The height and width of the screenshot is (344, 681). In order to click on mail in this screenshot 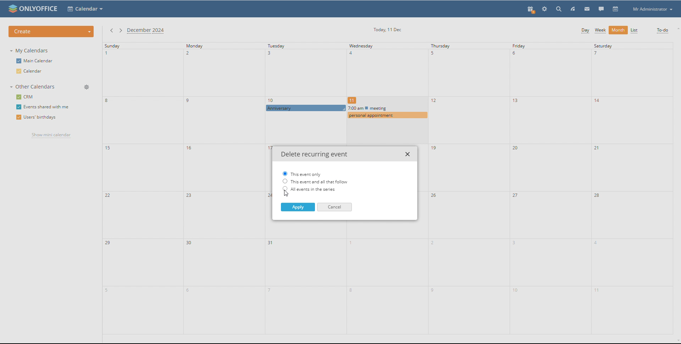, I will do `click(587, 8)`.